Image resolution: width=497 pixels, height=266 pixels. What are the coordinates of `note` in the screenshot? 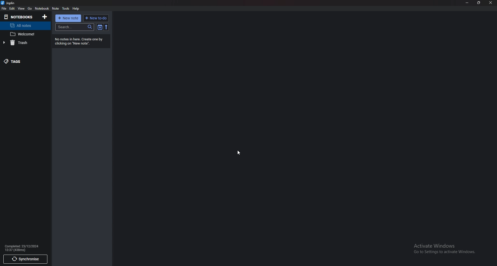 It's located at (56, 9).